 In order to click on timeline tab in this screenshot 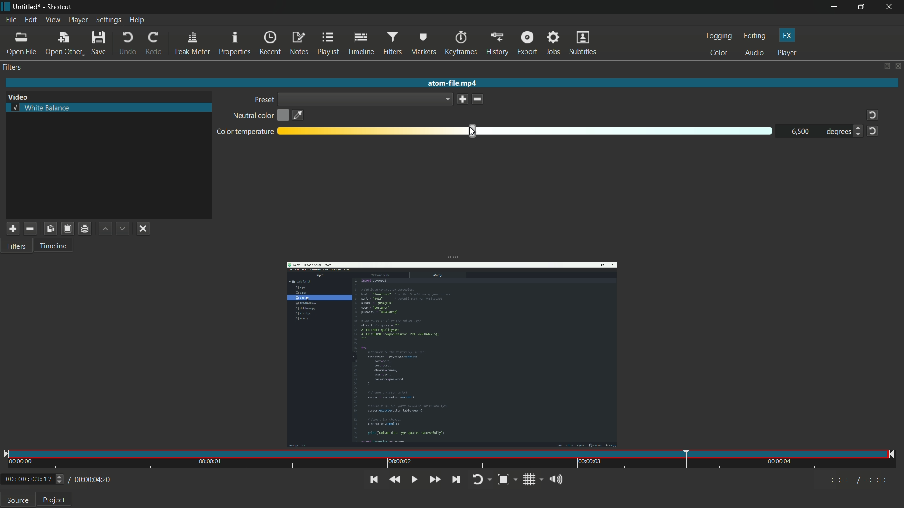, I will do `click(55, 246)`.